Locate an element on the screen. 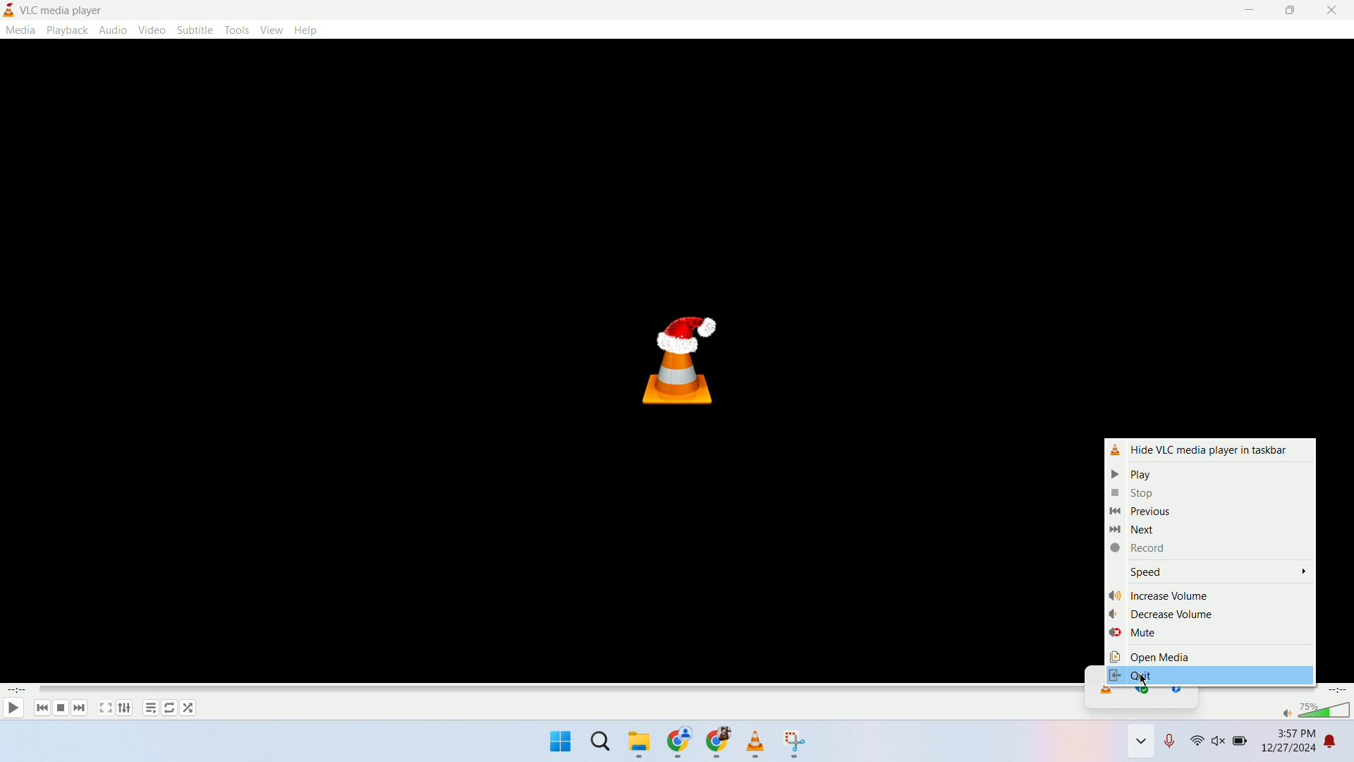 This screenshot has height=762, width=1354. playlist is located at coordinates (149, 710).